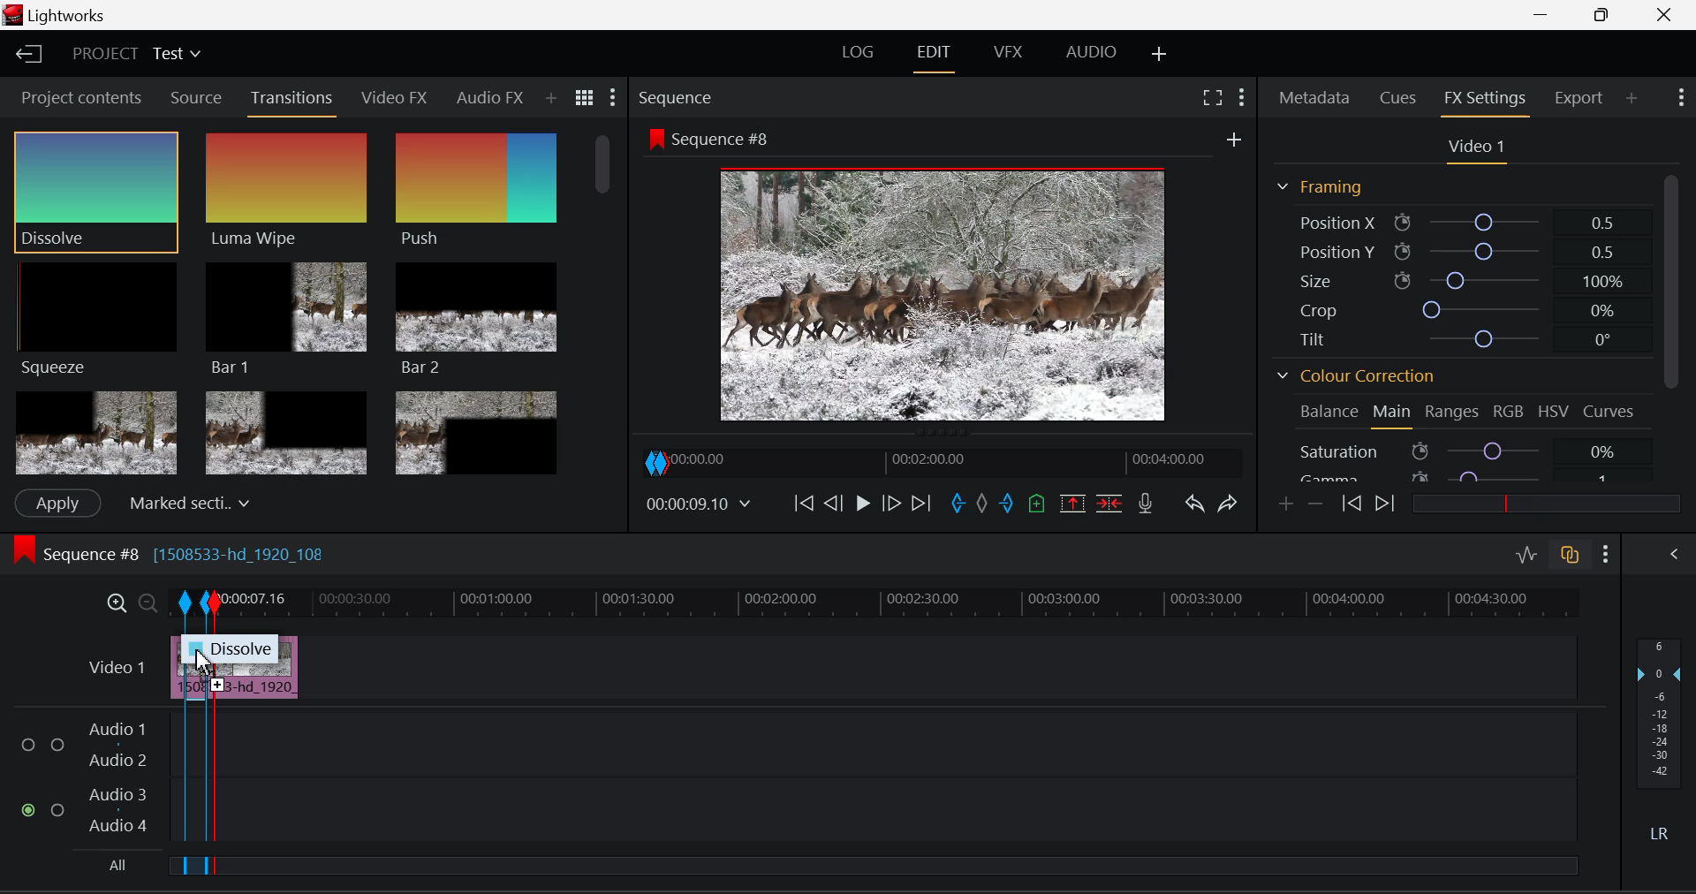  I want to click on EDIT Layout Open, so click(934, 56).